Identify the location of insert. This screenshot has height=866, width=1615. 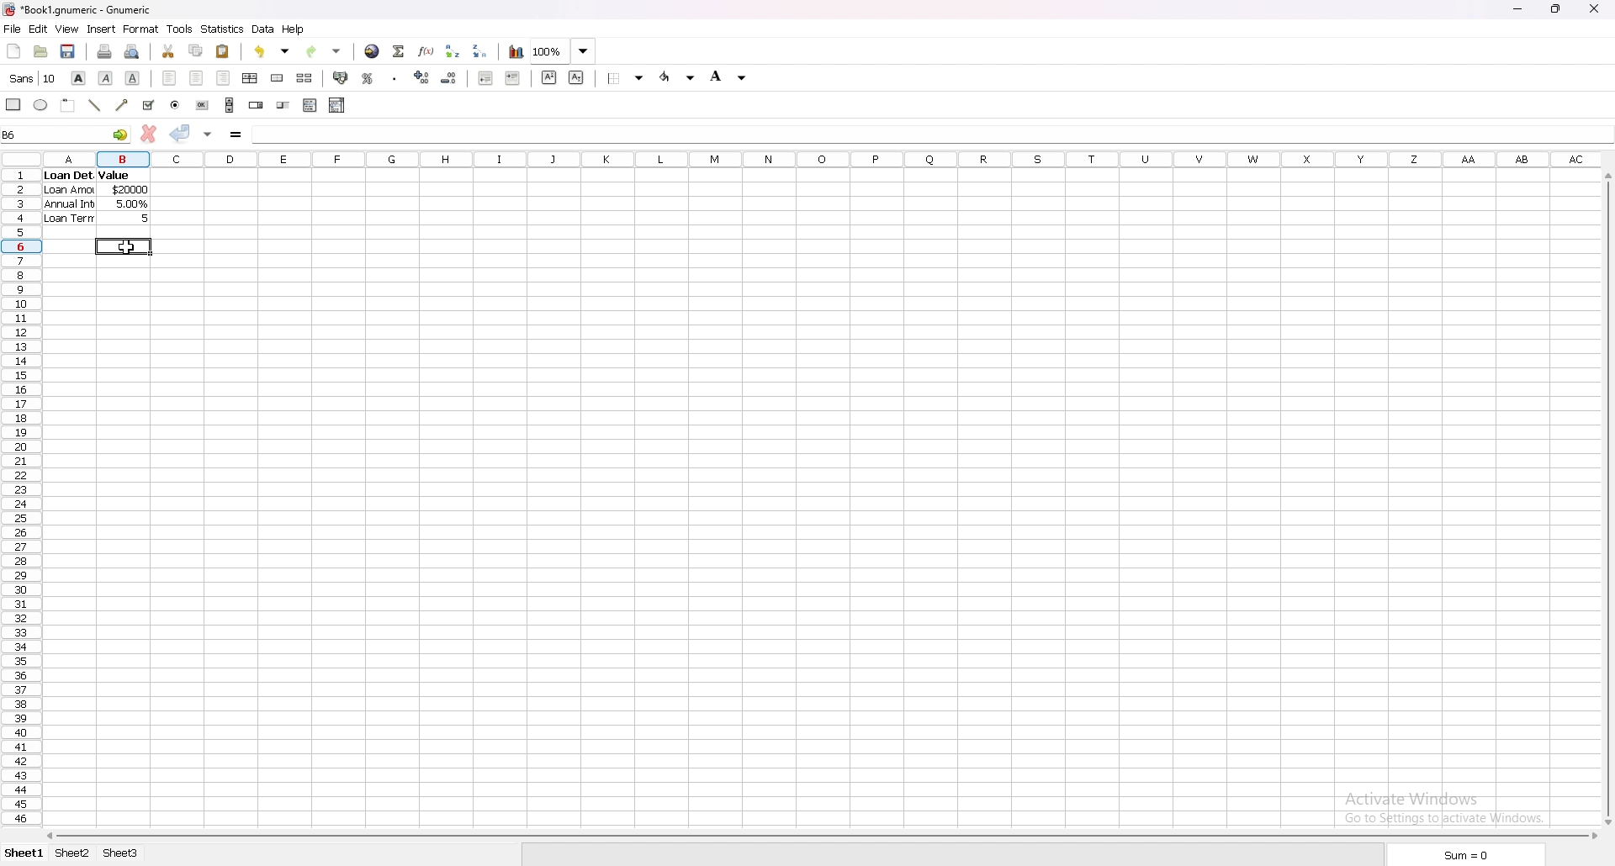
(102, 29).